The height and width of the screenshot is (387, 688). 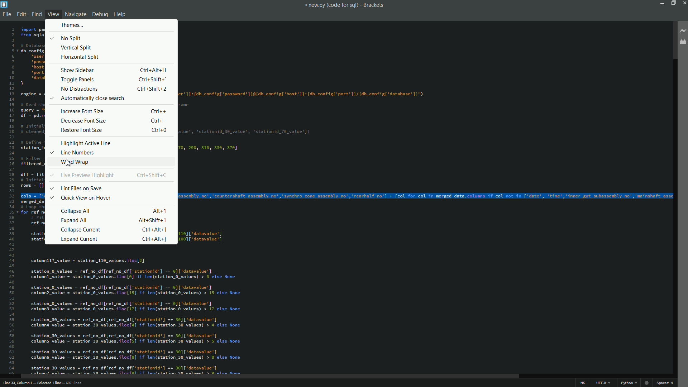 I want to click on live preview highlight, so click(x=81, y=175).